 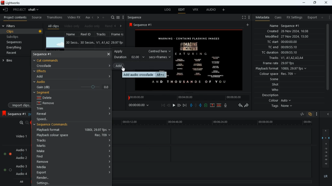 I want to click on sequence, so click(x=136, y=17).